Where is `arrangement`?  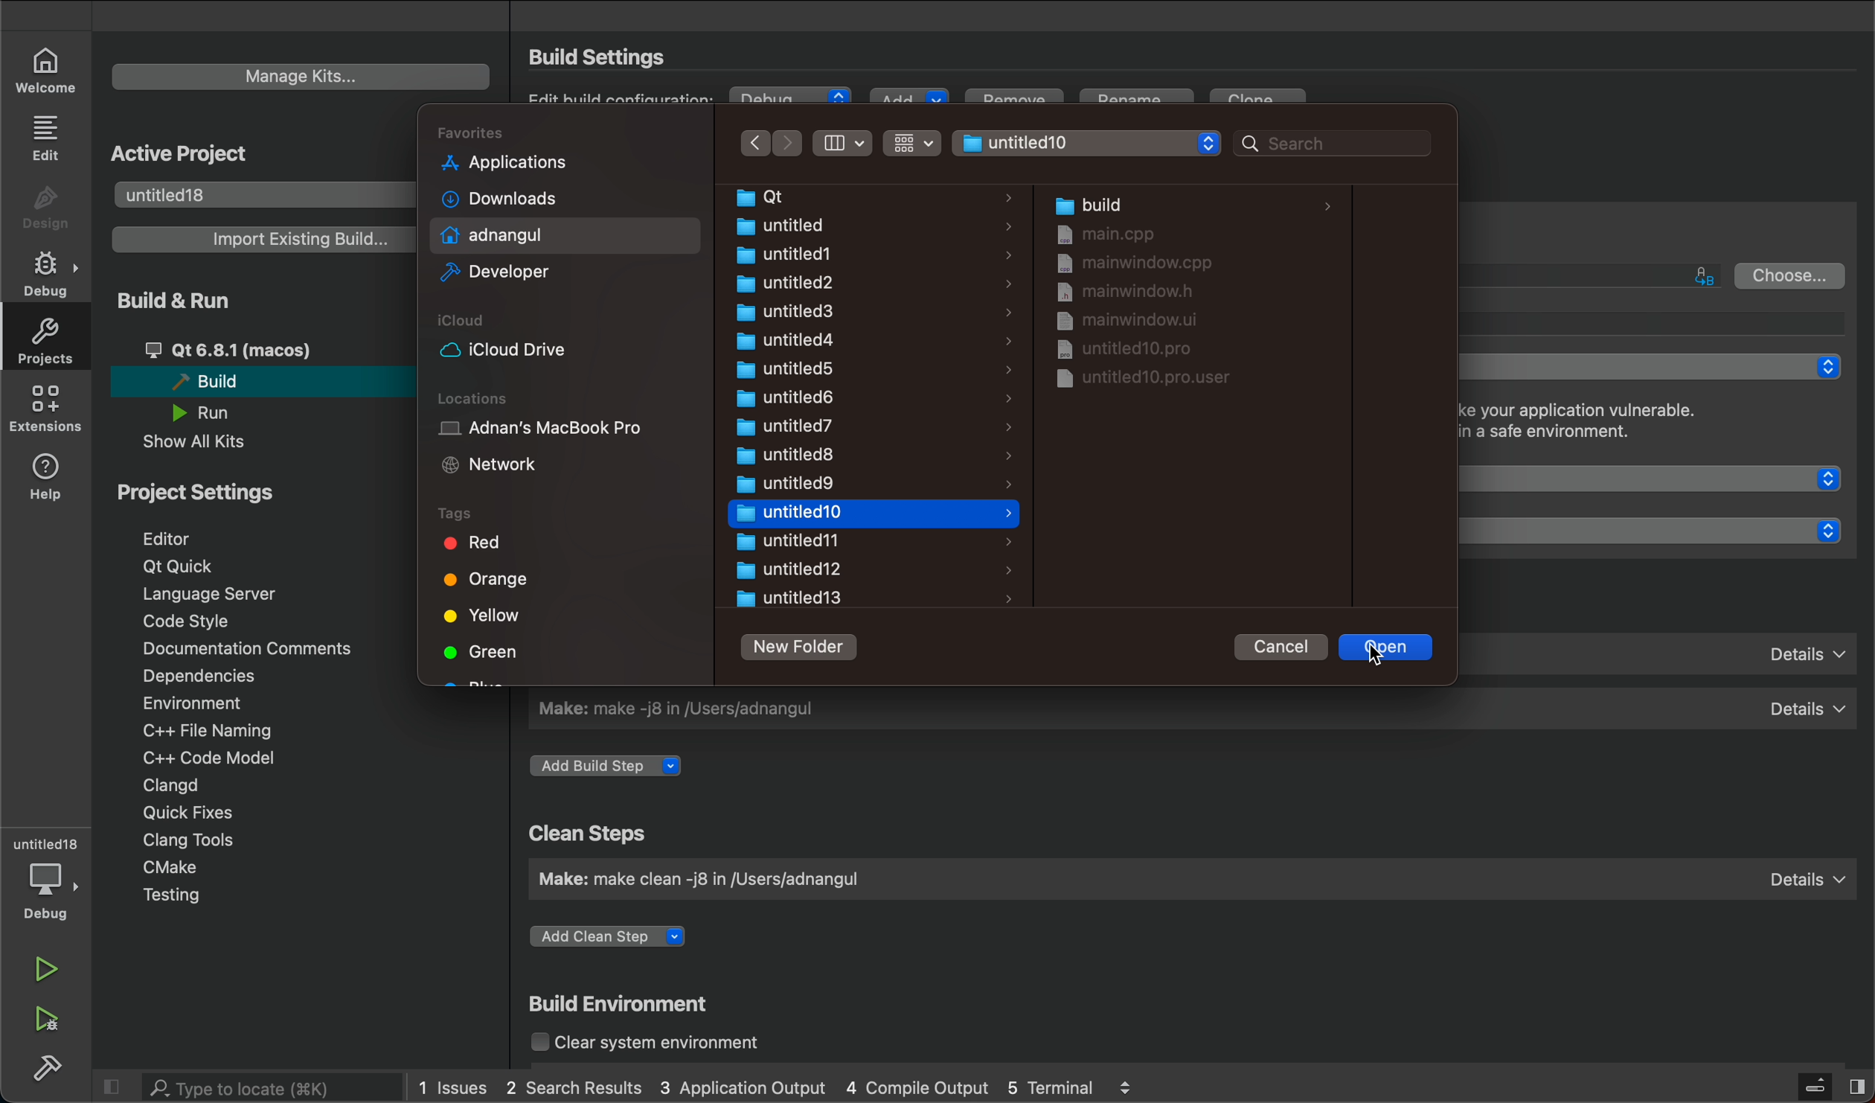
arrangement is located at coordinates (839, 143).